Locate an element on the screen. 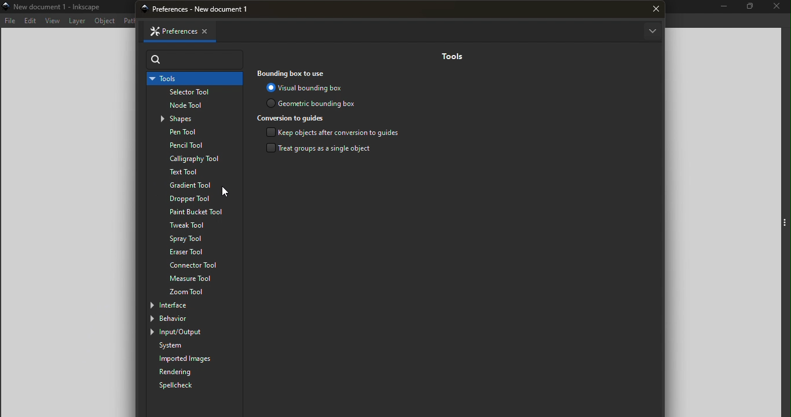 The height and width of the screenshot is (417, 791). close is located at coordinates (656, 9).